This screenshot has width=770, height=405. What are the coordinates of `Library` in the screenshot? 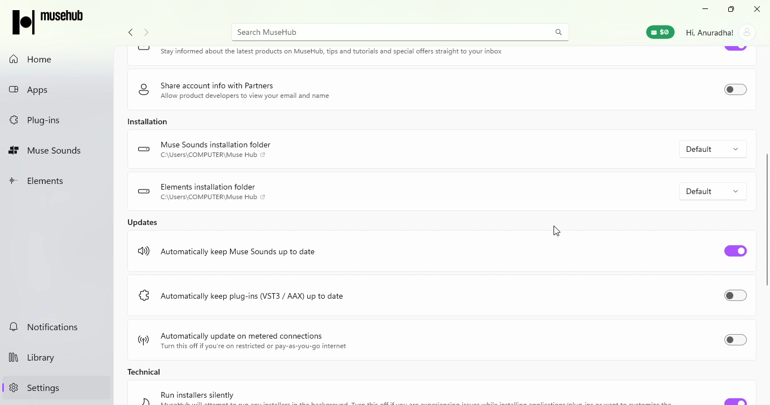 It's located at (57, 358).